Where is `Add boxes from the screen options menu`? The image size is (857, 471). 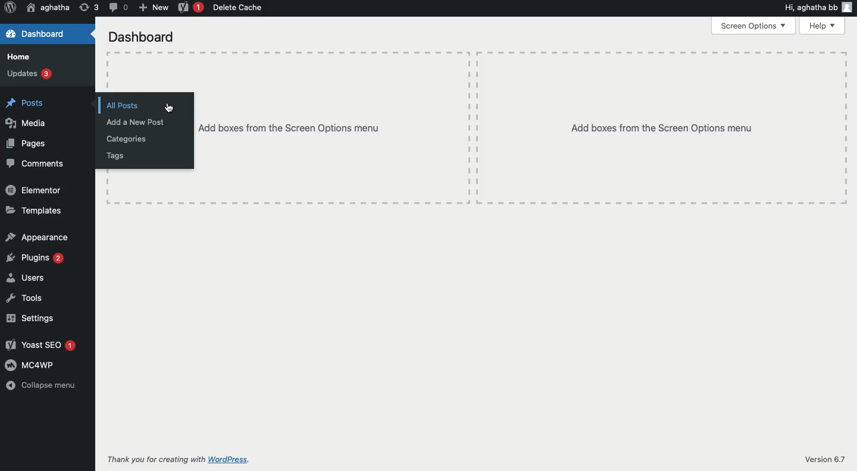
Add boxes from the screen options menu is located at coordinates (657, 125).